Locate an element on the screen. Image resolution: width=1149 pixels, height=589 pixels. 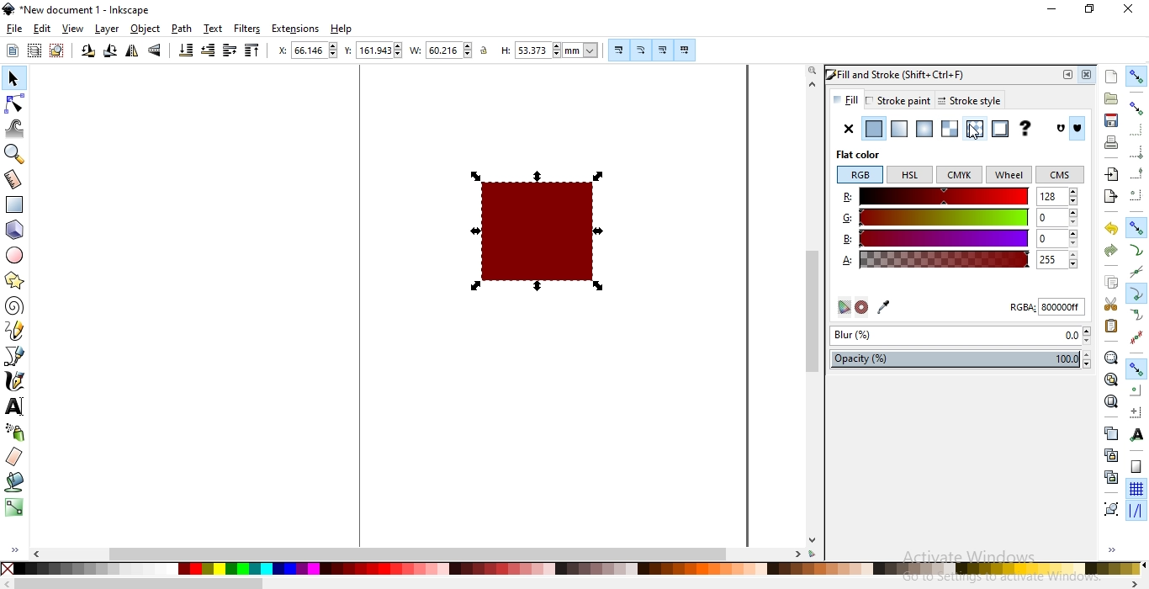
opacity is located at coordinates (964, 359).